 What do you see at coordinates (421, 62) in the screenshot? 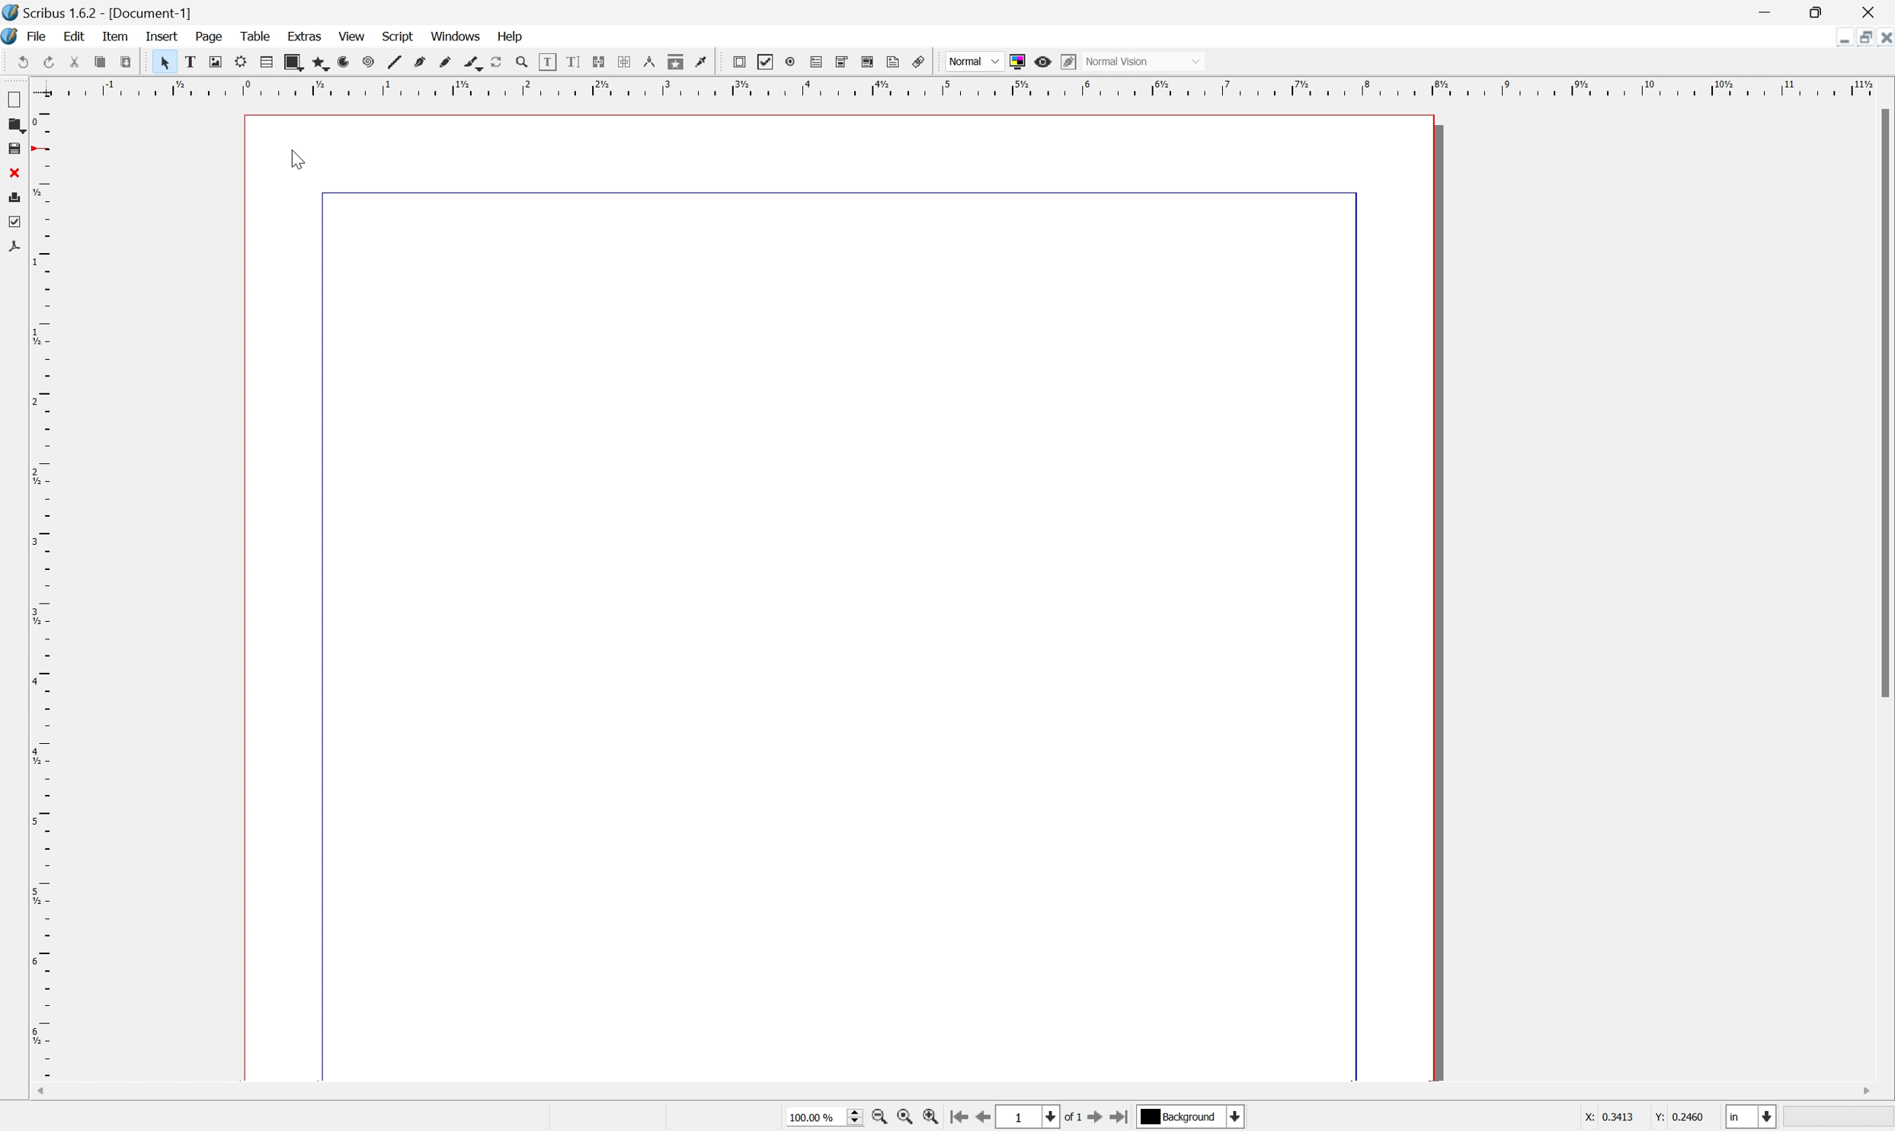
I see `render frame` at bounding box center [421, 62].